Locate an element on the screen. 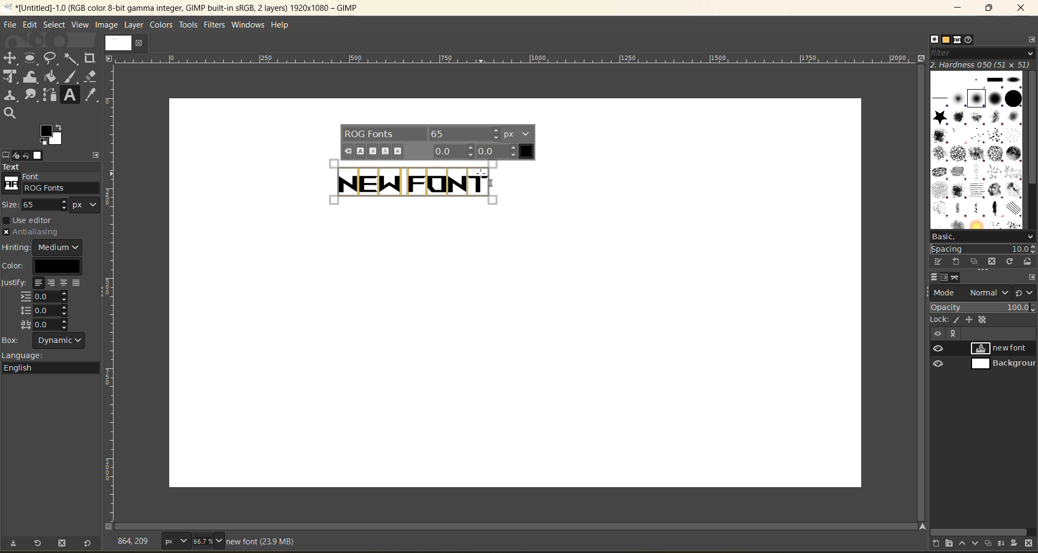  horizontal scroll bar is located at coordinates (521, 526).